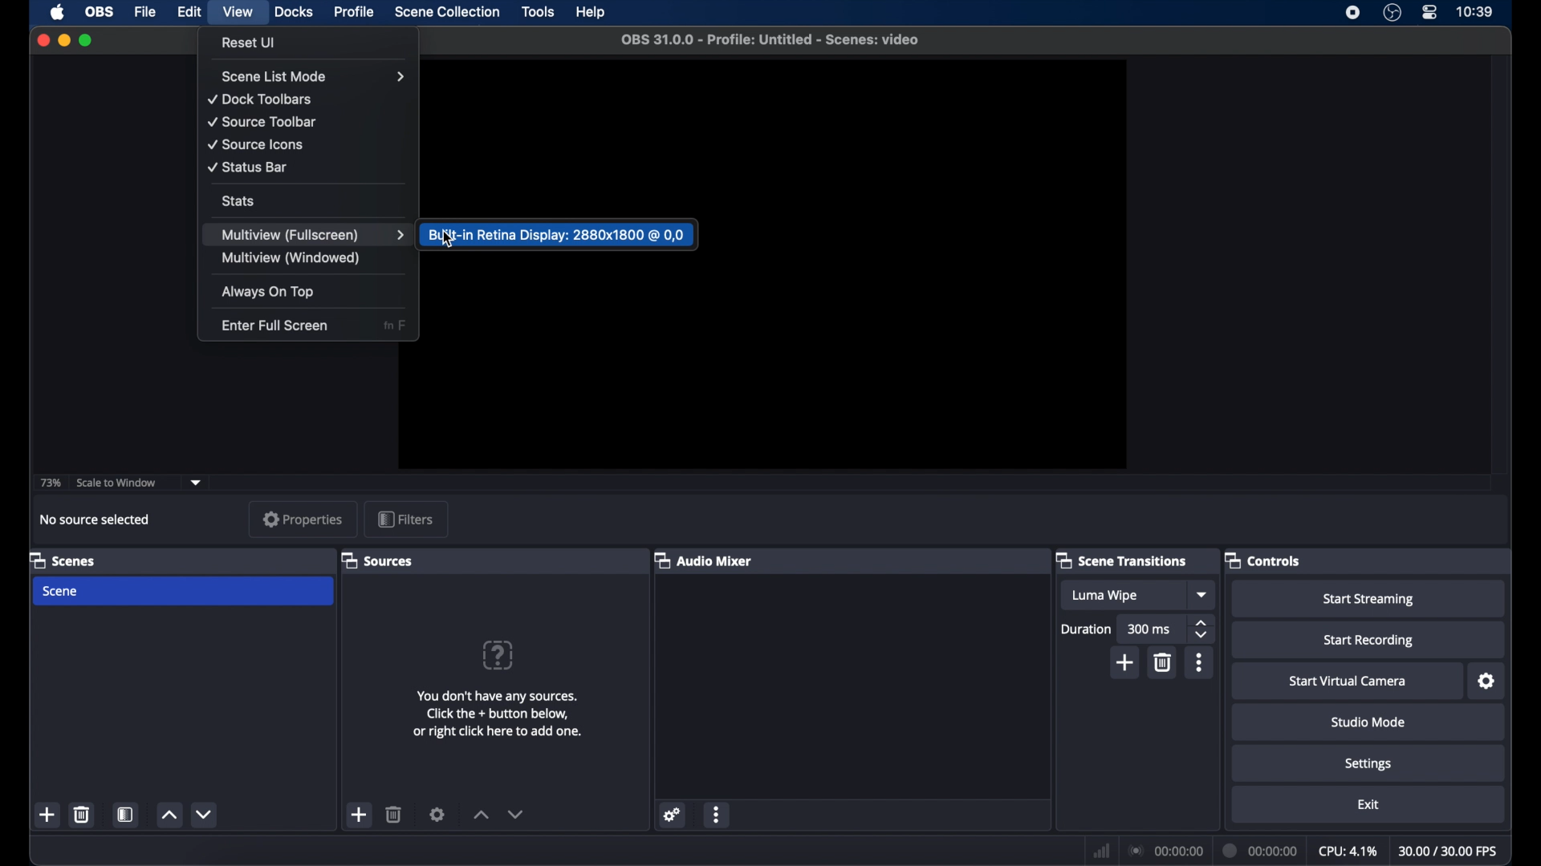 The width and height of the screenshot is (1541, 866). I want to click on add, so click(1124, 662).